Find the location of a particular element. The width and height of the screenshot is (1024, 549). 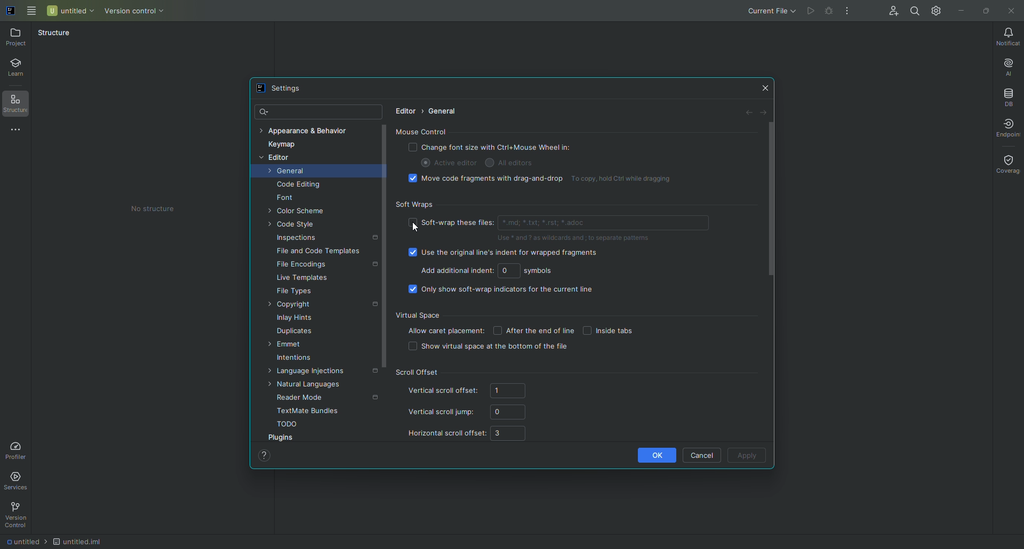

Inlay Hints is located at coordinates (298, 319).